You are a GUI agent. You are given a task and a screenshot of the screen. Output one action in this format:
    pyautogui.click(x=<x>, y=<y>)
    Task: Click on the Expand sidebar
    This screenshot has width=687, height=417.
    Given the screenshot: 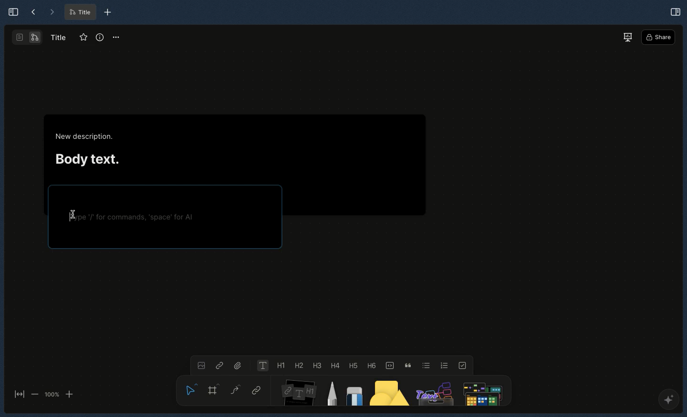 What is the action you would take?
    pyautogui.click(x=10, y=11)
    